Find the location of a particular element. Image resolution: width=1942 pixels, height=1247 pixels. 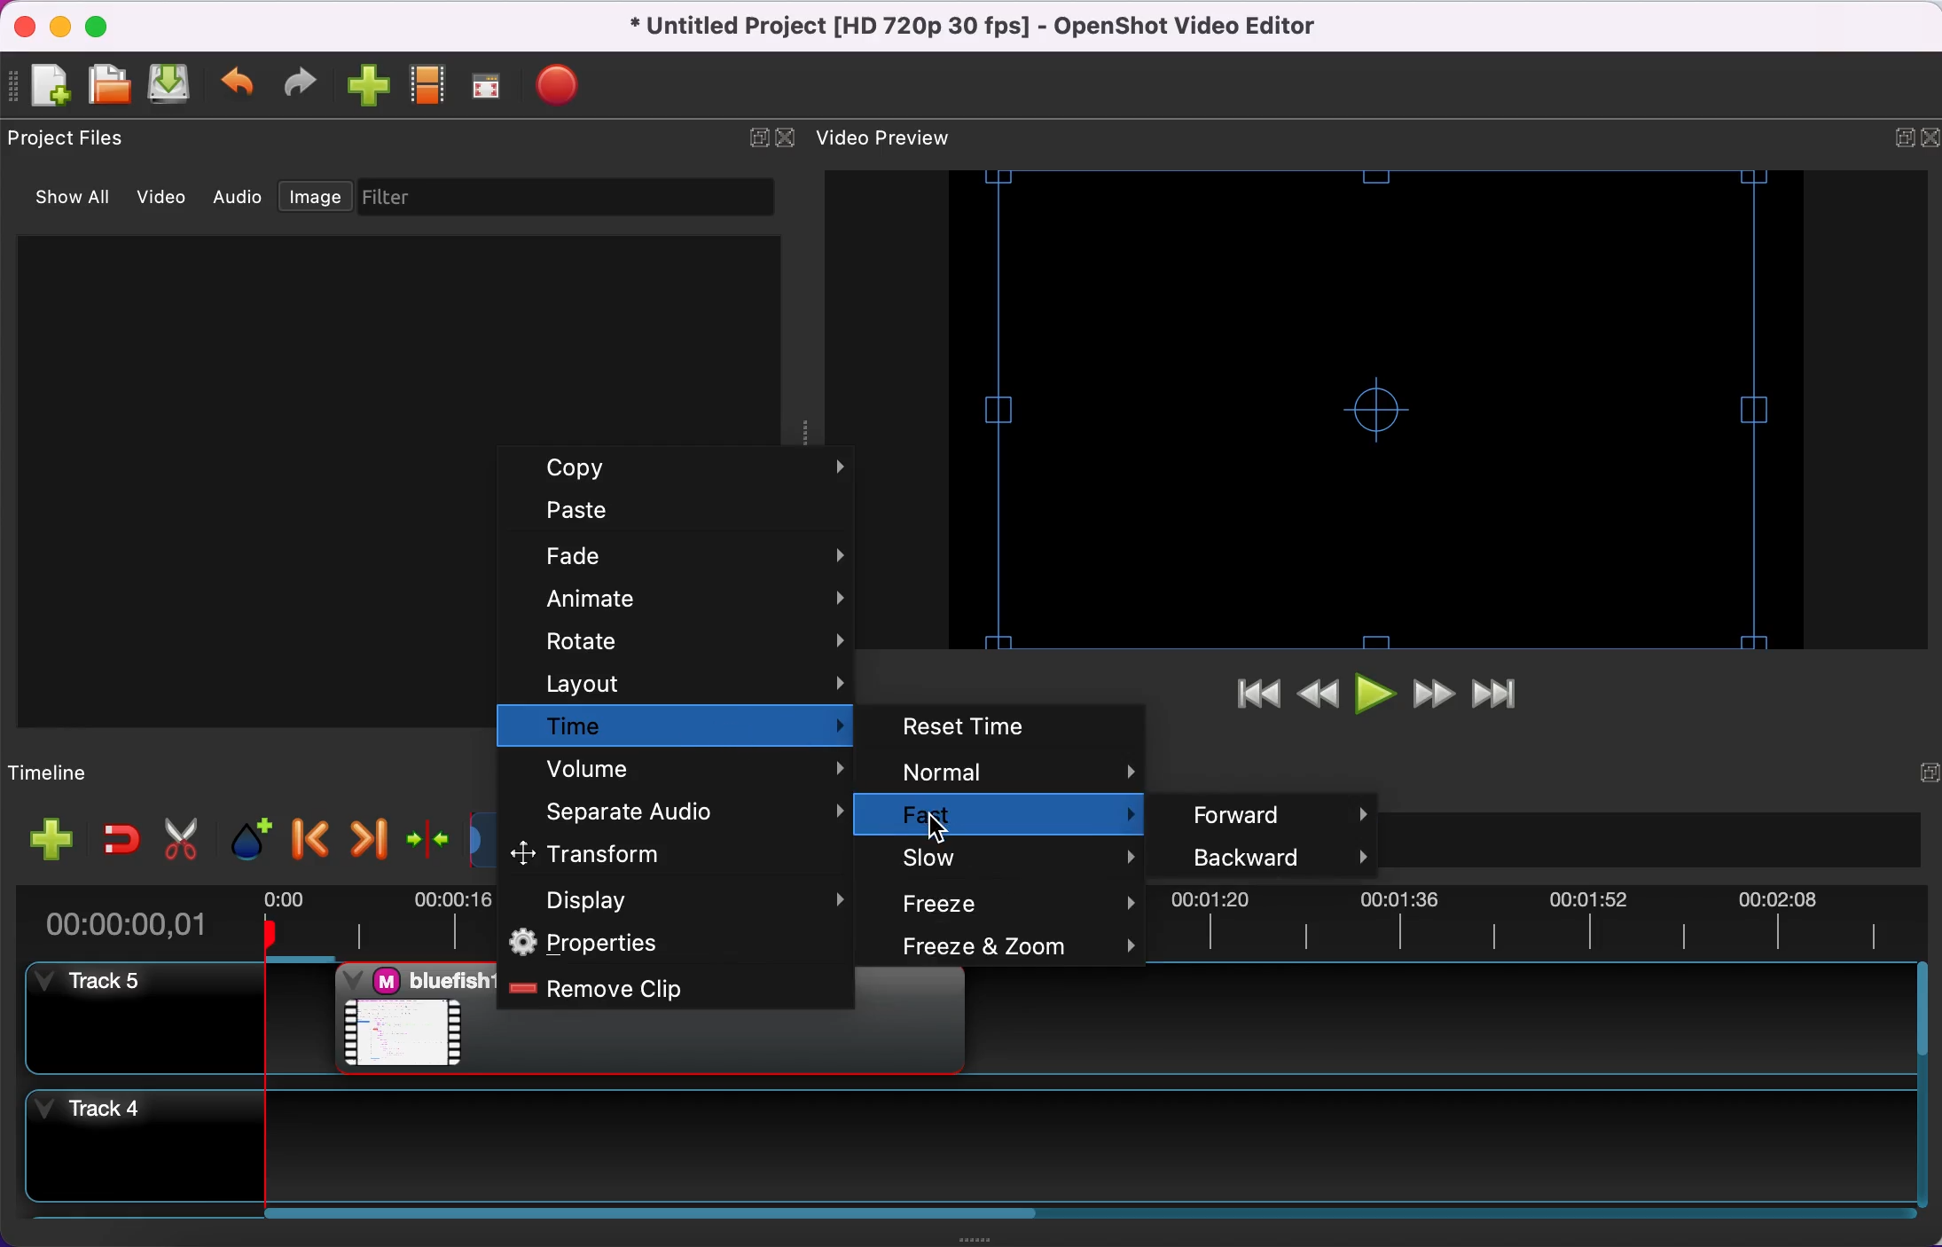

expand/hide is located at coordinates (1886, 138).